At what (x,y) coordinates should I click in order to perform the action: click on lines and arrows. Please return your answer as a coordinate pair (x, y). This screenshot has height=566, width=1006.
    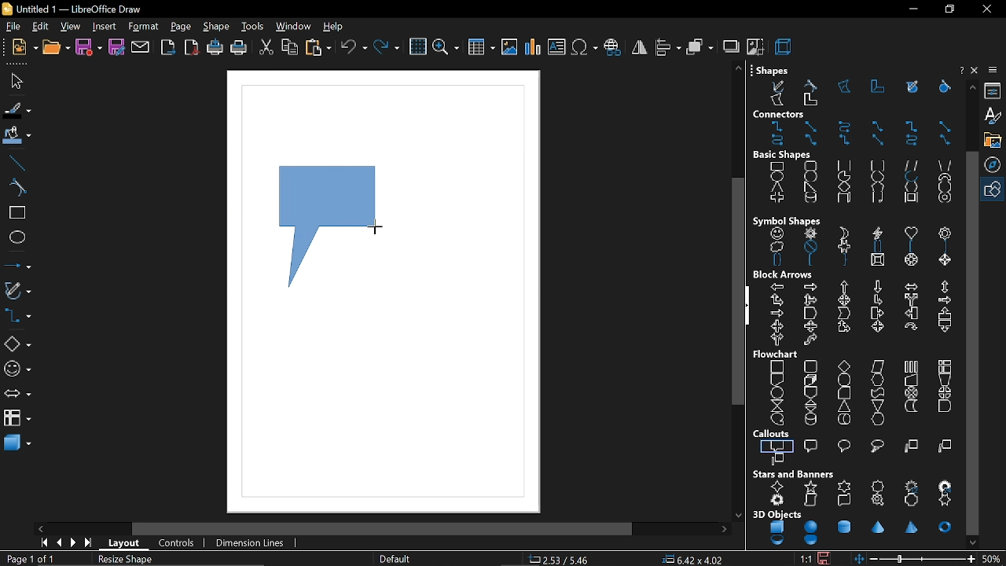
    Looking at the image, I should click on (16, 263).